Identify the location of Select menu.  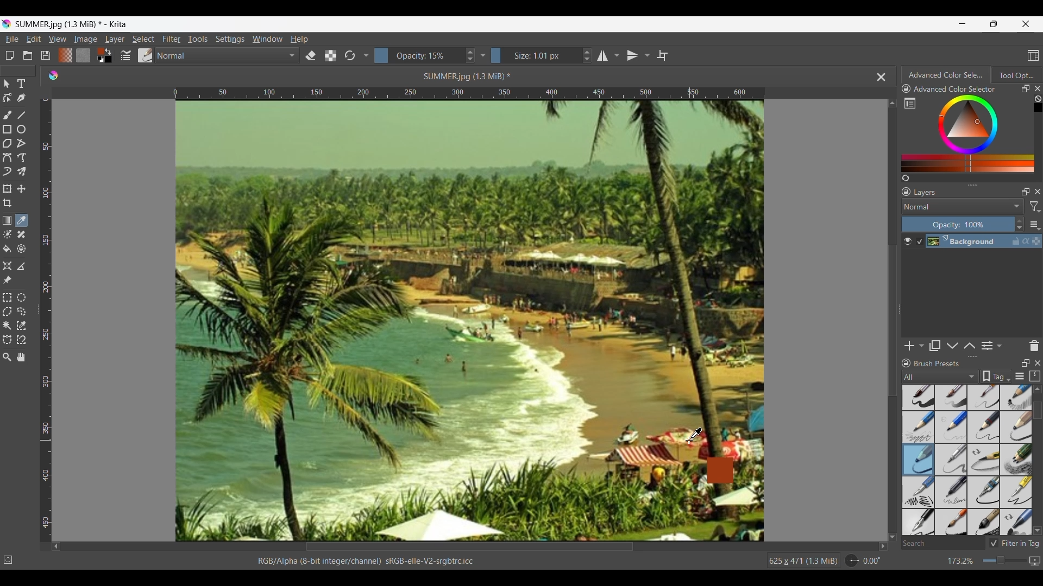
(143, 39).